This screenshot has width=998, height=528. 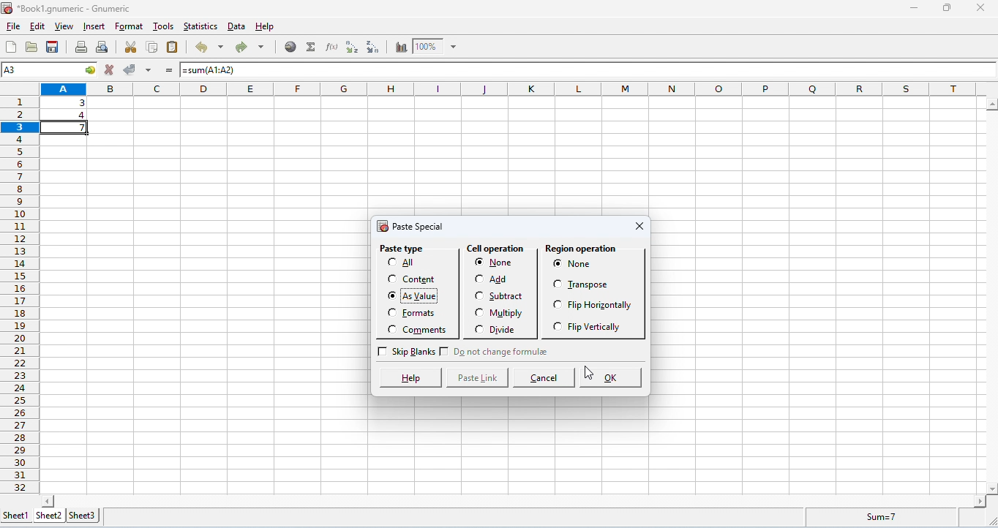 I want to click on print preview, so click(x=102, y=48).